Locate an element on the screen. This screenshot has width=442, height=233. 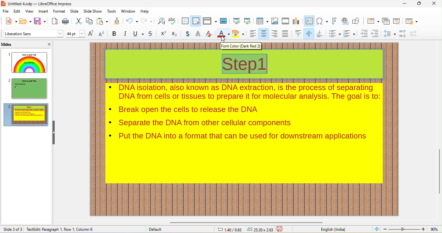
edit is located at coordinates (17, 12).